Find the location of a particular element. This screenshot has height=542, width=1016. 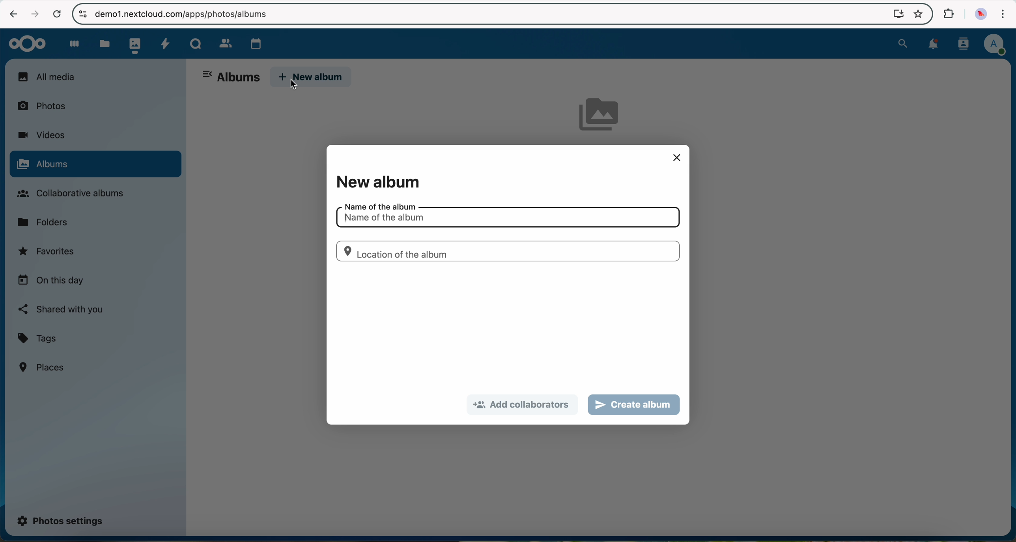

search is located at coordinates (902, 42).